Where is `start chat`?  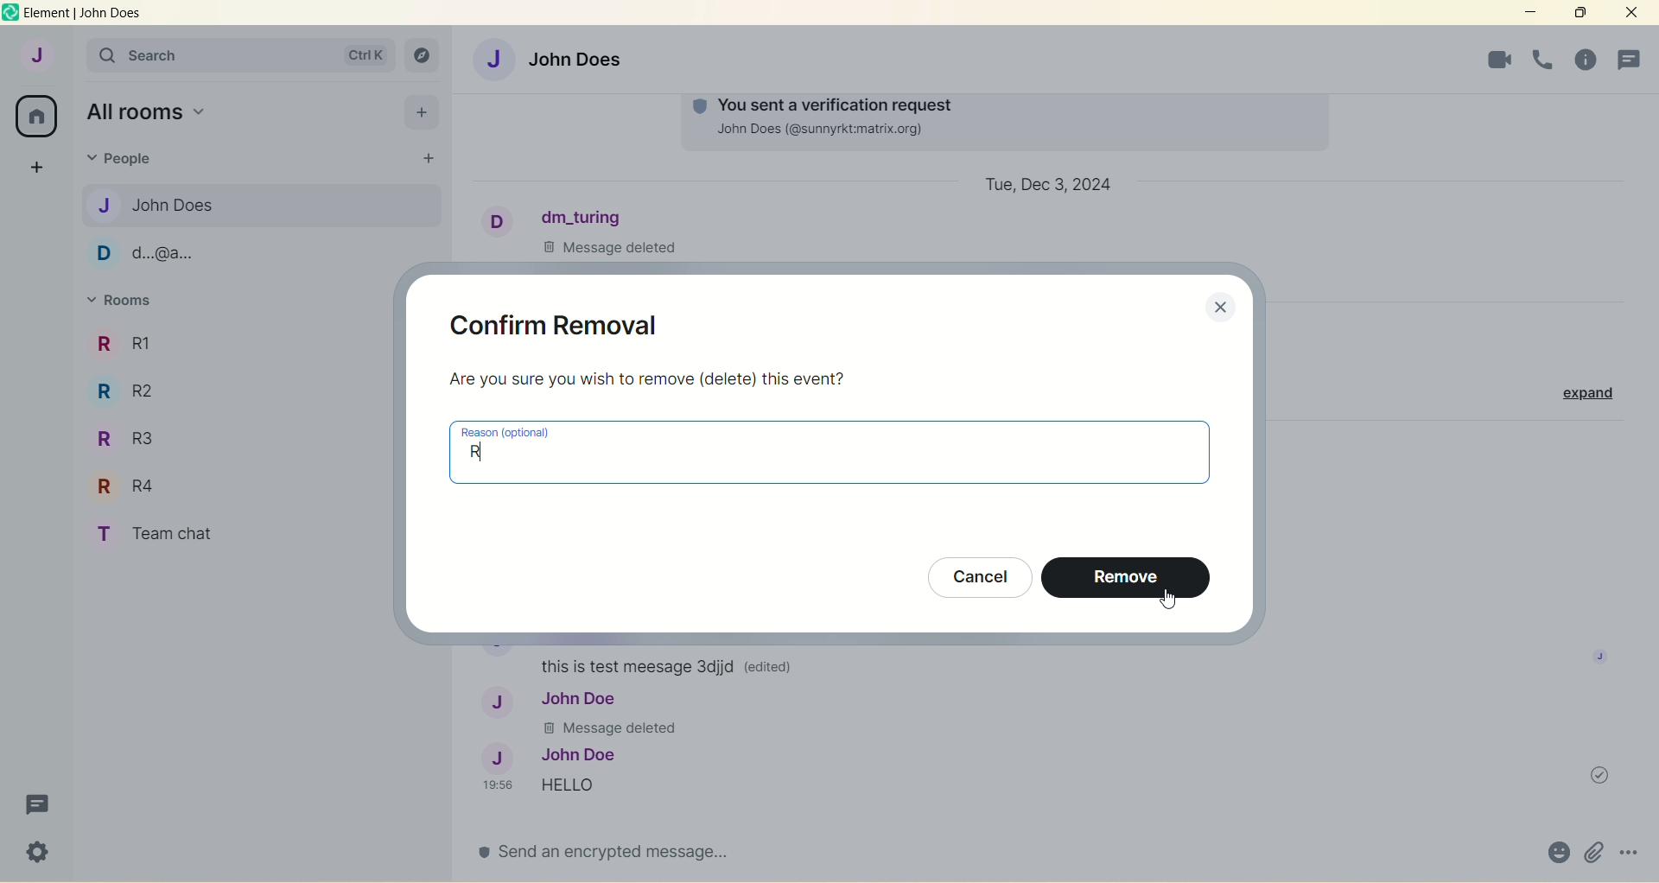 start chat is located at coordinates (429, 157).